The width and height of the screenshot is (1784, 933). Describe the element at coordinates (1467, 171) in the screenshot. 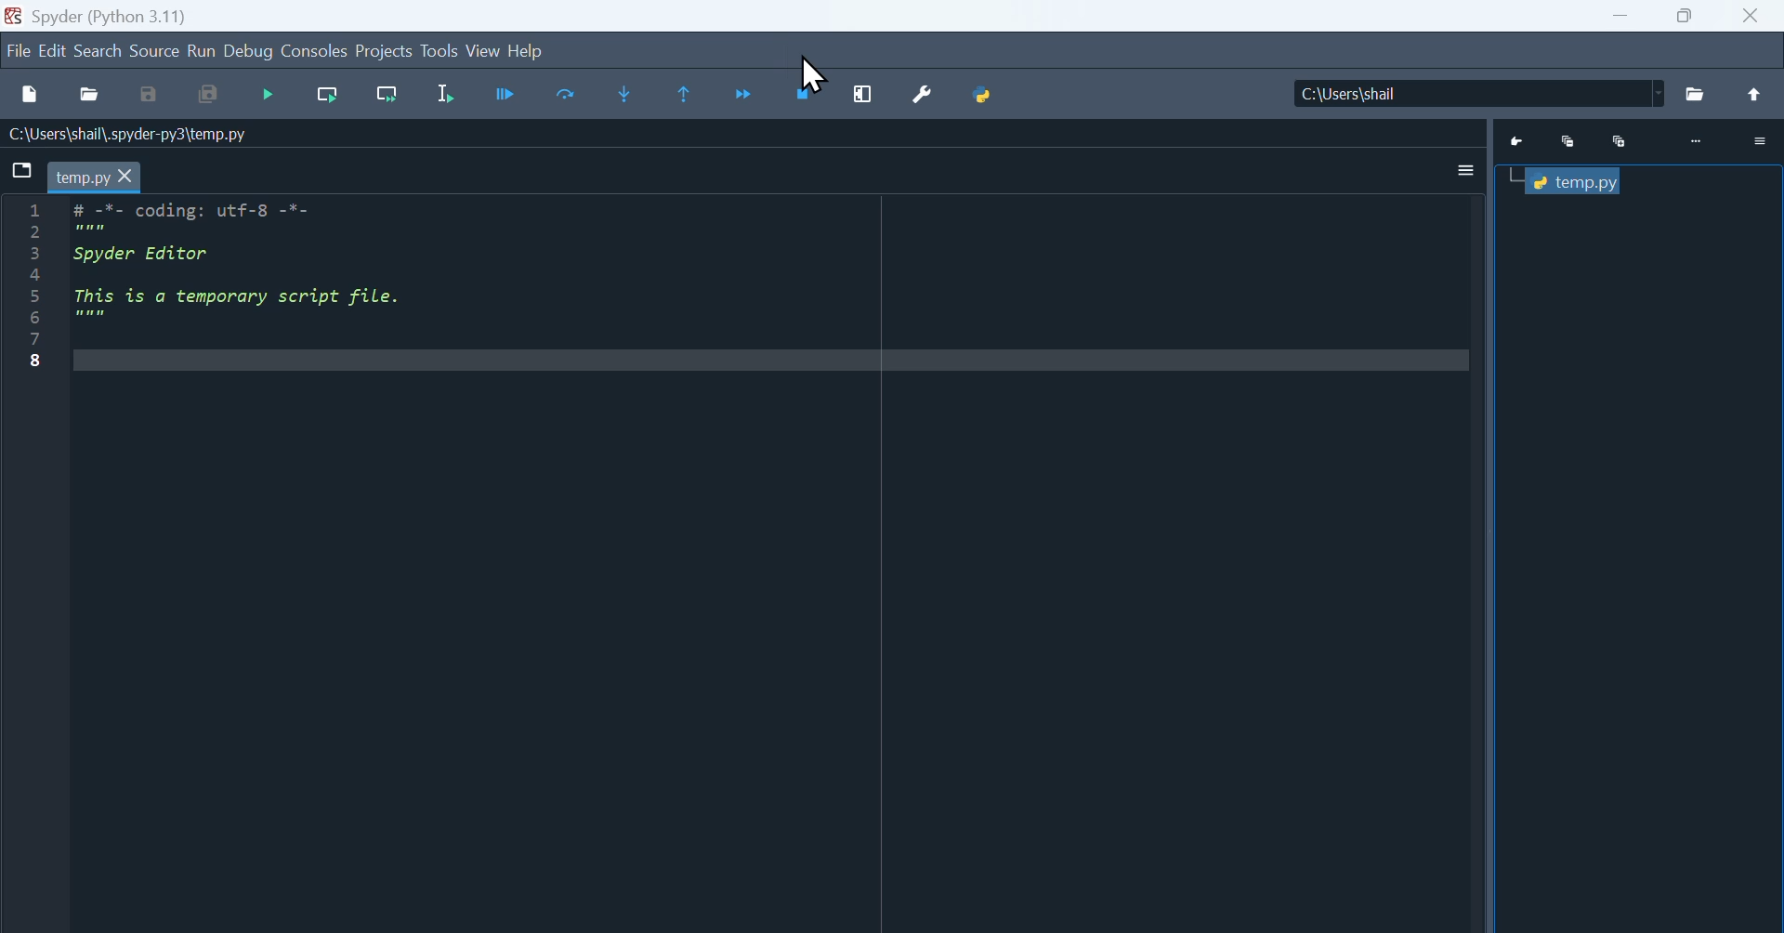

I see `More options` at that location.